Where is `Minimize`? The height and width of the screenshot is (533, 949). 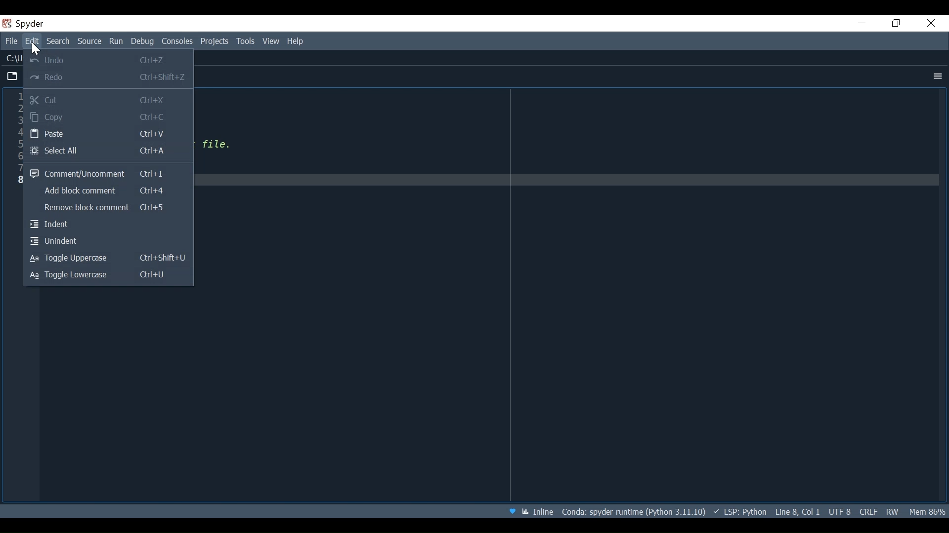
Minimize is located at coordinates (863, 23).